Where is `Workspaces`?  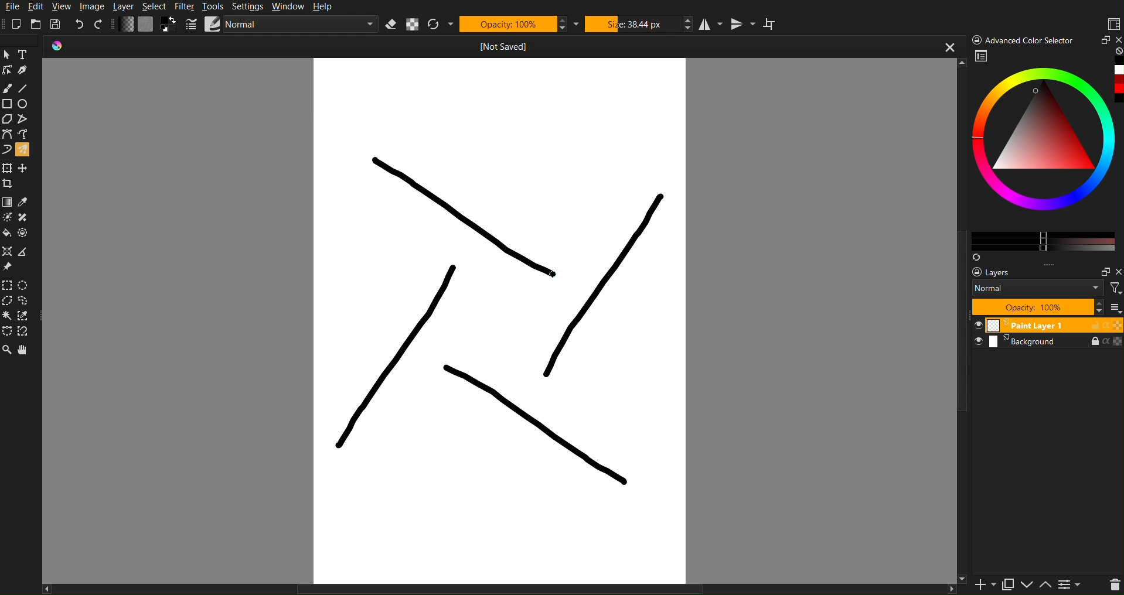 Workspaces is located at coordinates (1113, 23).